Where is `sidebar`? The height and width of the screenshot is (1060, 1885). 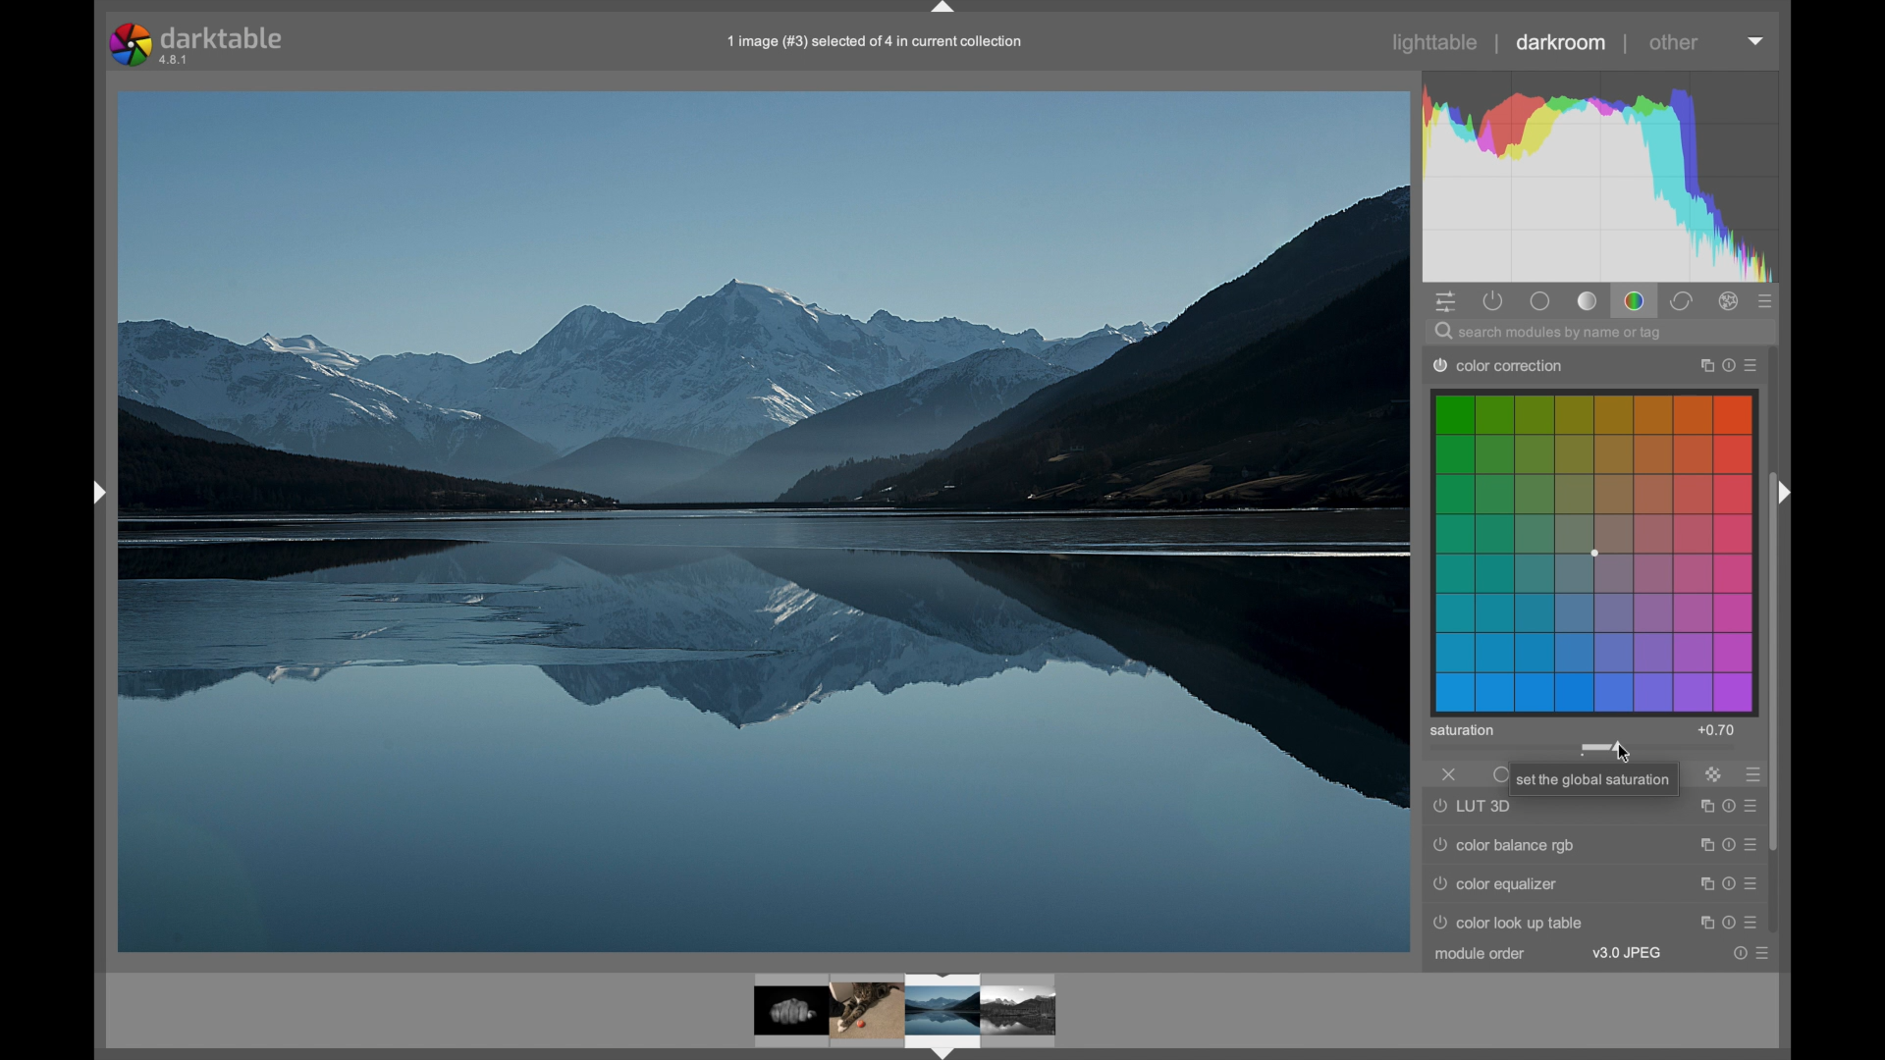 sidebar is located at coordinates (95, 493).